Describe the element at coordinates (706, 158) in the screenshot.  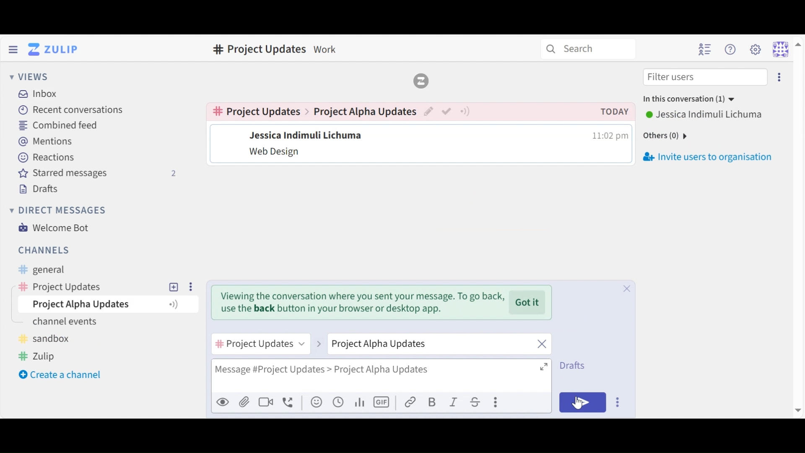
I see `Invite users to organisation` at that location.